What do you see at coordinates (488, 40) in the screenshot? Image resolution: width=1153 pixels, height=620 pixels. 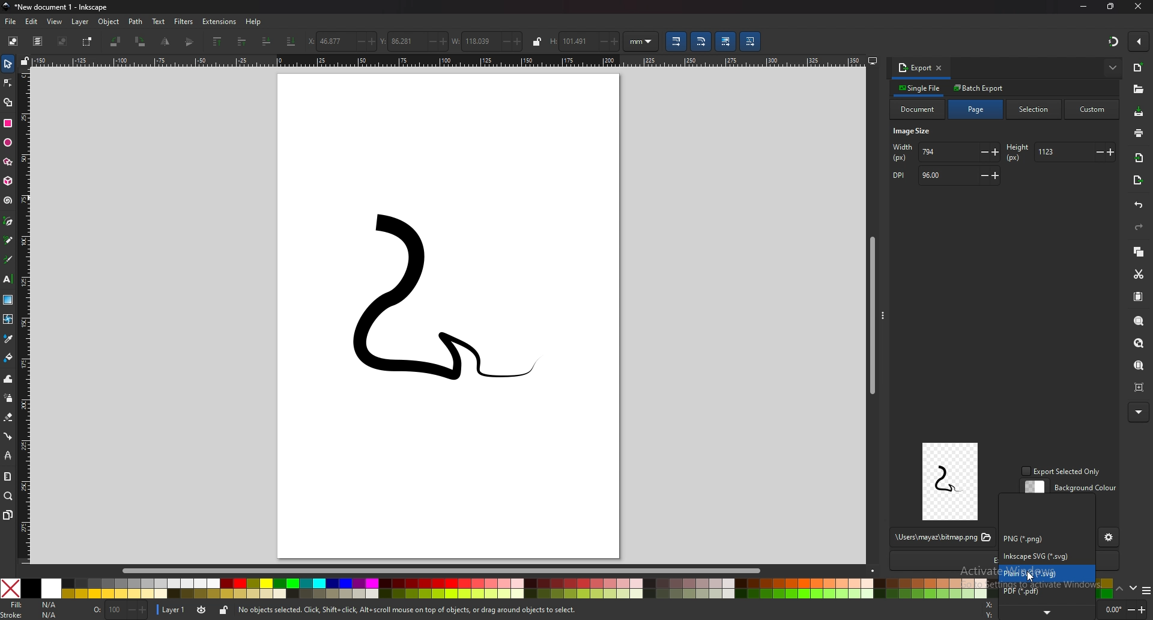 I see `width` at bounding box center [488, 40].